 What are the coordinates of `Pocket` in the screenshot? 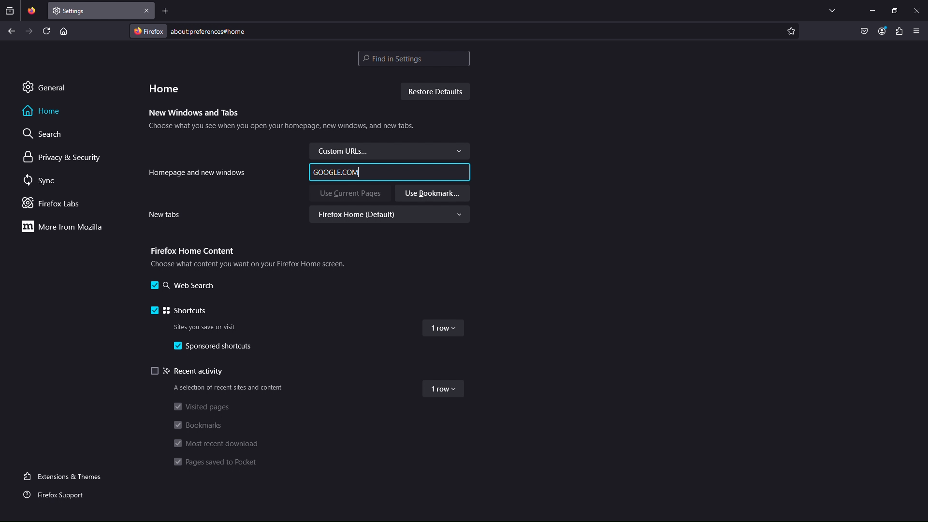 It's located at (865, 32).